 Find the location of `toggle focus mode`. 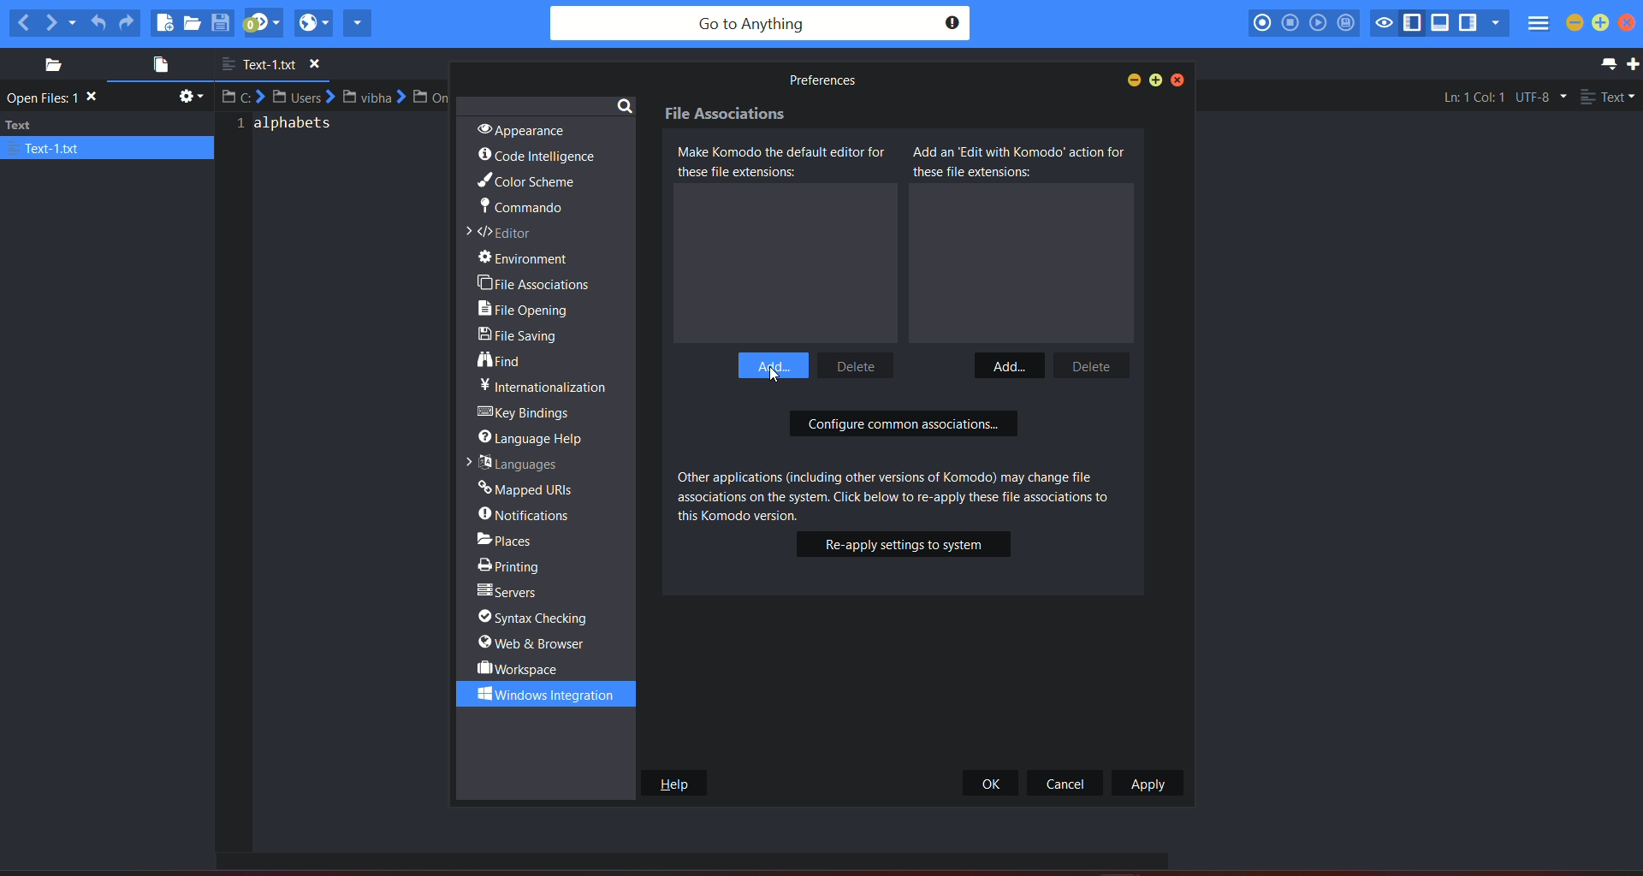

toggle focus mode is located at coordinates (1385, 21).